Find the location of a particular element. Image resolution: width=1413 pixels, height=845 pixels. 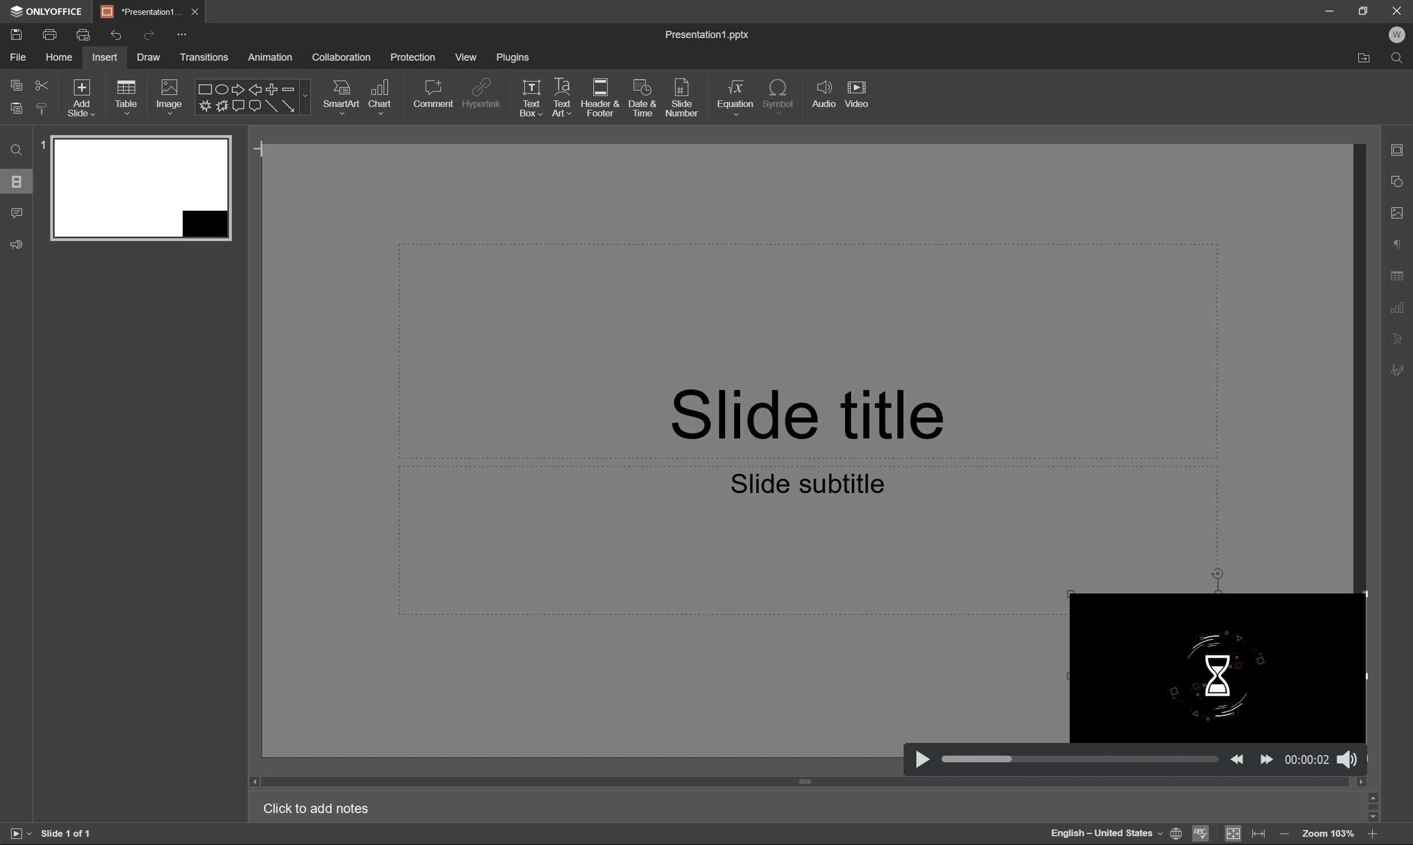

print a file is located at coordinates (51, 32).